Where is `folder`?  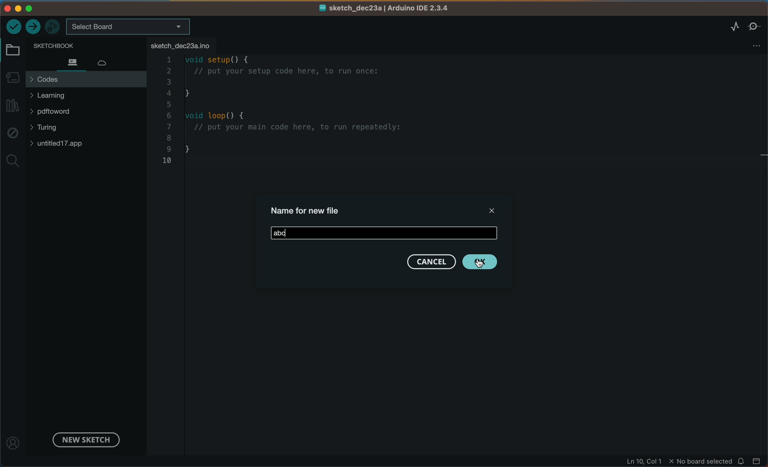
folder is located at coordinates (14, 50).